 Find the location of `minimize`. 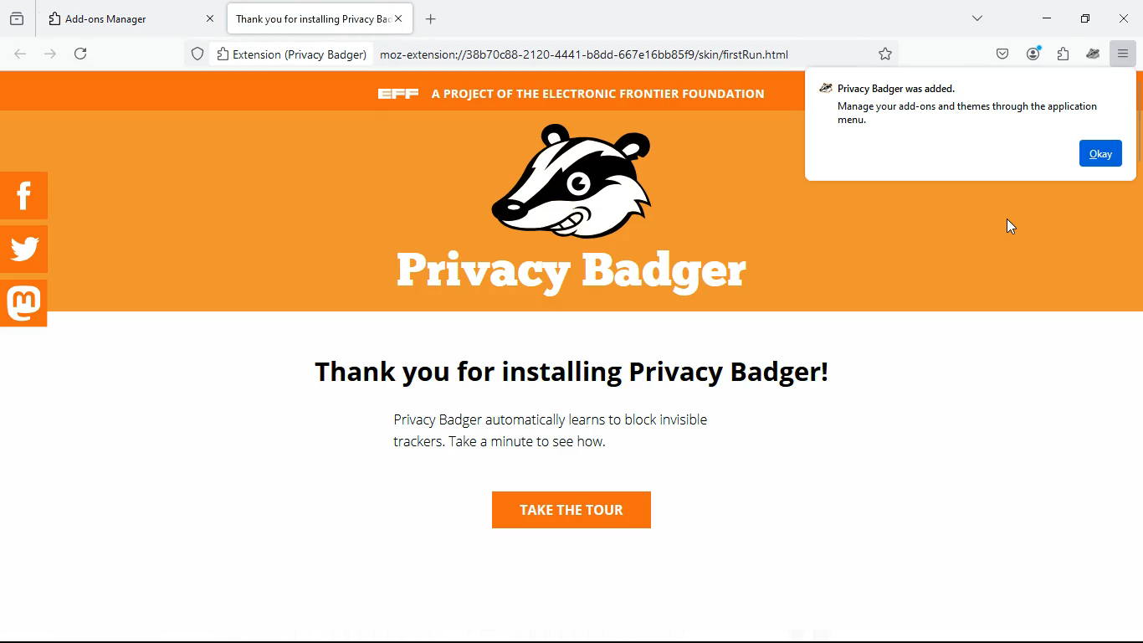

minimize is located at coordinates (1043, 20).